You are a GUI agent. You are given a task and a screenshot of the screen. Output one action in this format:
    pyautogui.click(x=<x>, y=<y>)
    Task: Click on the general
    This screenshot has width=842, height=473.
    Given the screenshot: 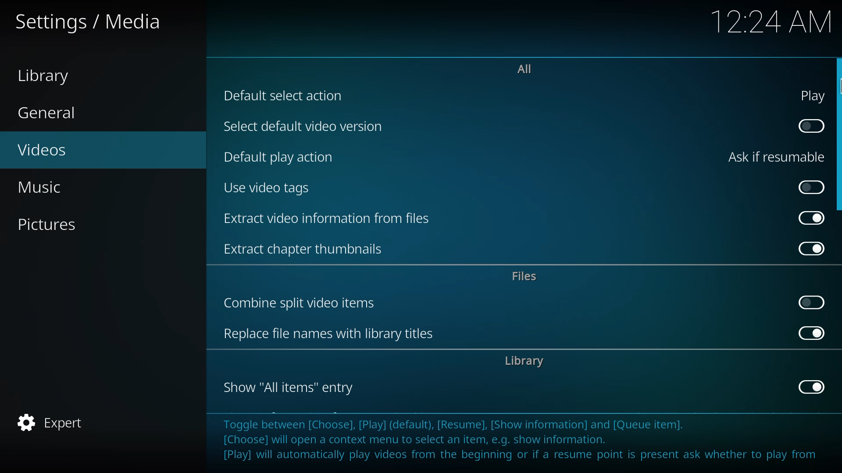 What is the action you would take?
    pyautogui.click(x=51, y=113)
    